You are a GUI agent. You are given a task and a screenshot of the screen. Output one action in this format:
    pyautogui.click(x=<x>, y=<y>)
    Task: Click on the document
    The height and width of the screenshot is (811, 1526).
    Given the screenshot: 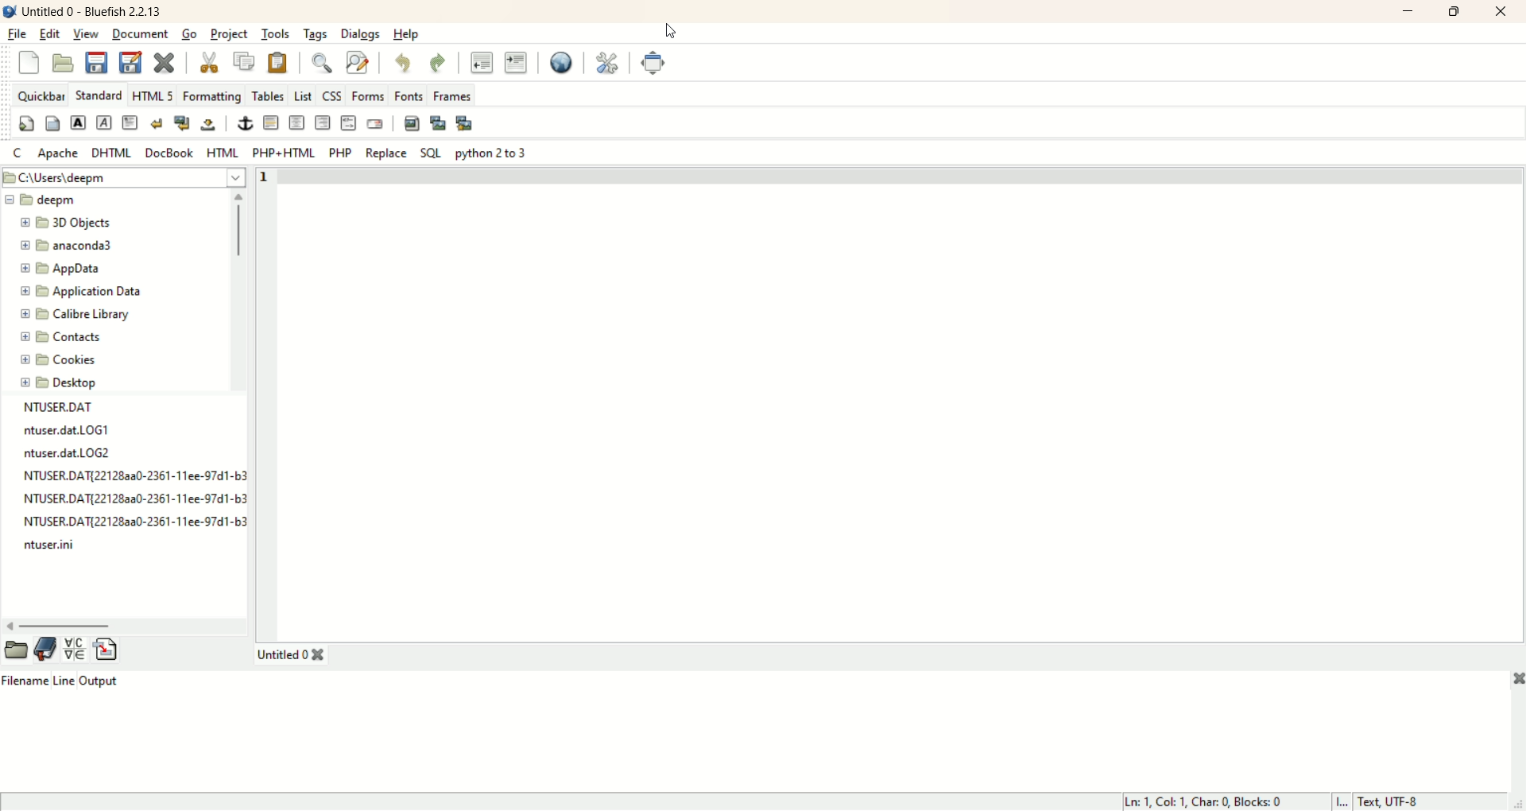 What is the action you would take?
    pyautogui.click(x=141, y=35)
    